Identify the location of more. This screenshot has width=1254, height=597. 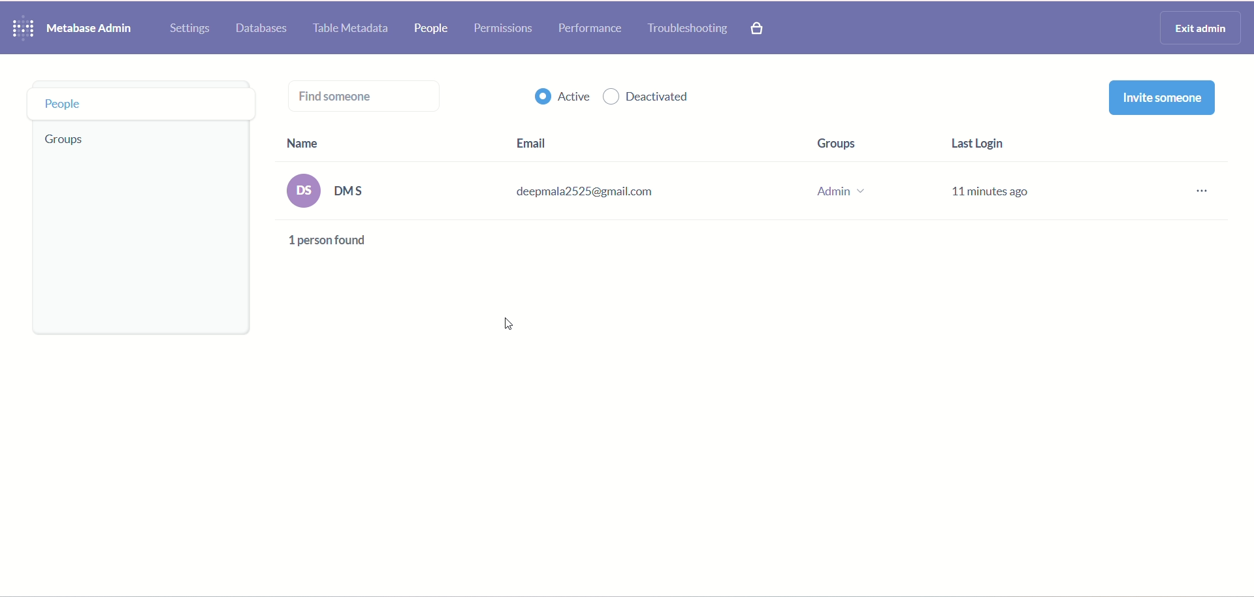
(1197, 189).